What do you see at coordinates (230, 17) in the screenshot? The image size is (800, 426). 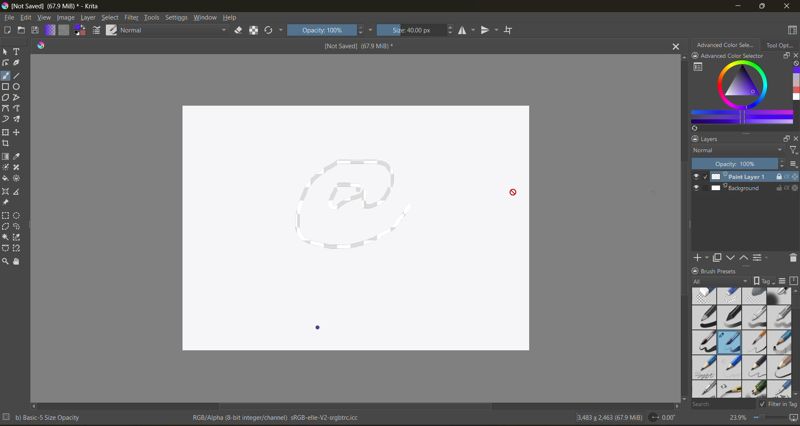 I see `help` at bounding box center [230, 17].